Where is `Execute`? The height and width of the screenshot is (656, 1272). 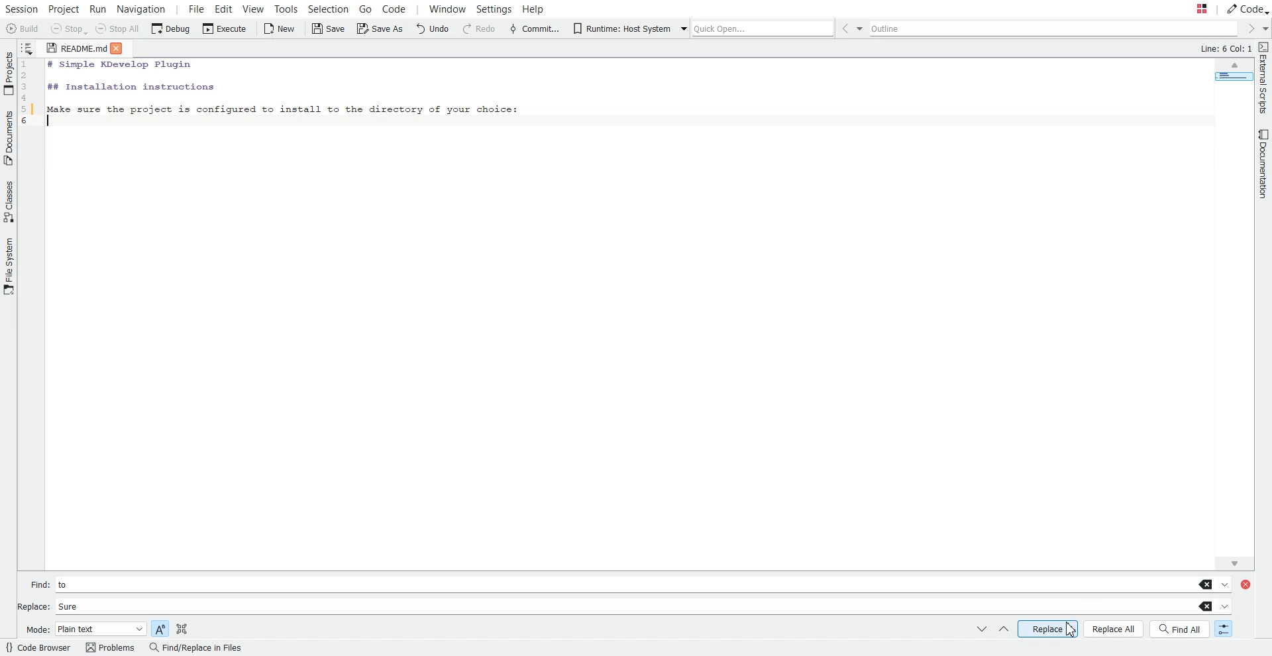 Execute is located at coordinates (223, 29).